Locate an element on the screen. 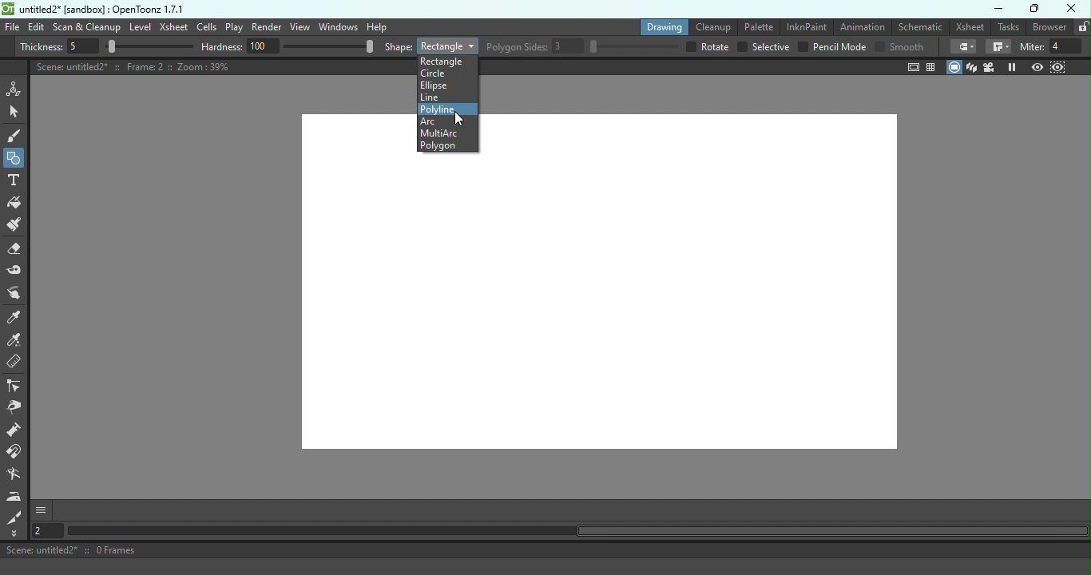 The width and height of the screenshot is (1091, 575). Level is located at coordinates (140, 27).